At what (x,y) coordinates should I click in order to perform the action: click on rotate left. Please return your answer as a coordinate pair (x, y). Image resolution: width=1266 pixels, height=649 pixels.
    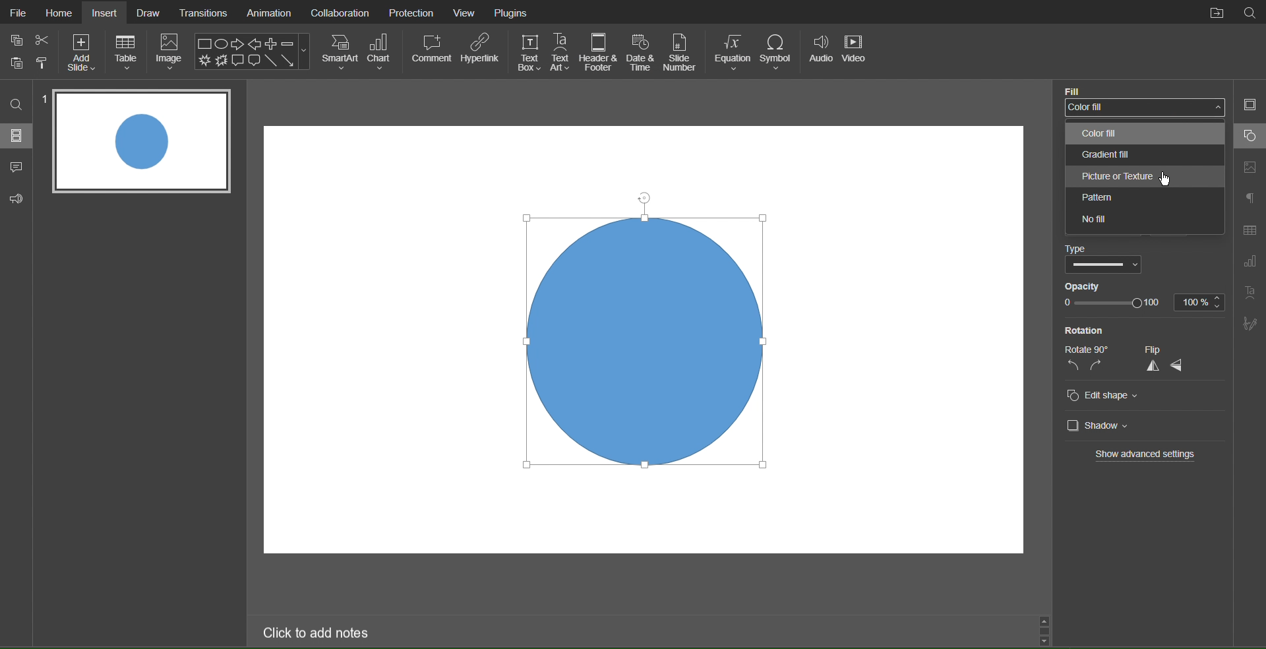
    Looking at the image, I should click on (1070, 367).